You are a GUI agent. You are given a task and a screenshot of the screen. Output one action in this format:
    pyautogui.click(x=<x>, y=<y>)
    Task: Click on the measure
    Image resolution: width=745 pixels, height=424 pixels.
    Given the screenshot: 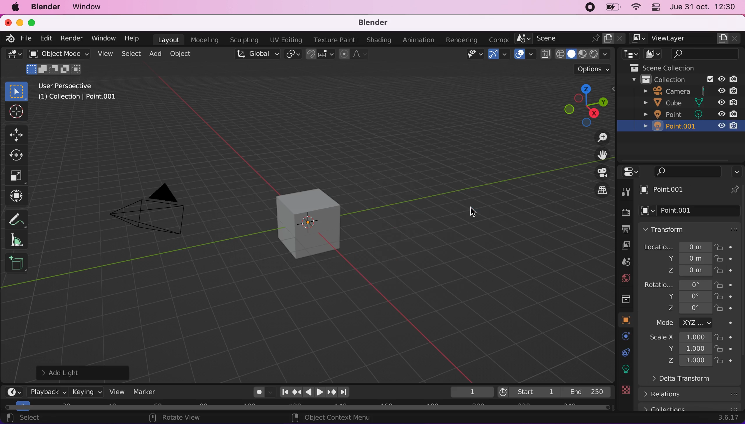 What is the action you would take?
    pyautogui.click(x=18, y=241)
    